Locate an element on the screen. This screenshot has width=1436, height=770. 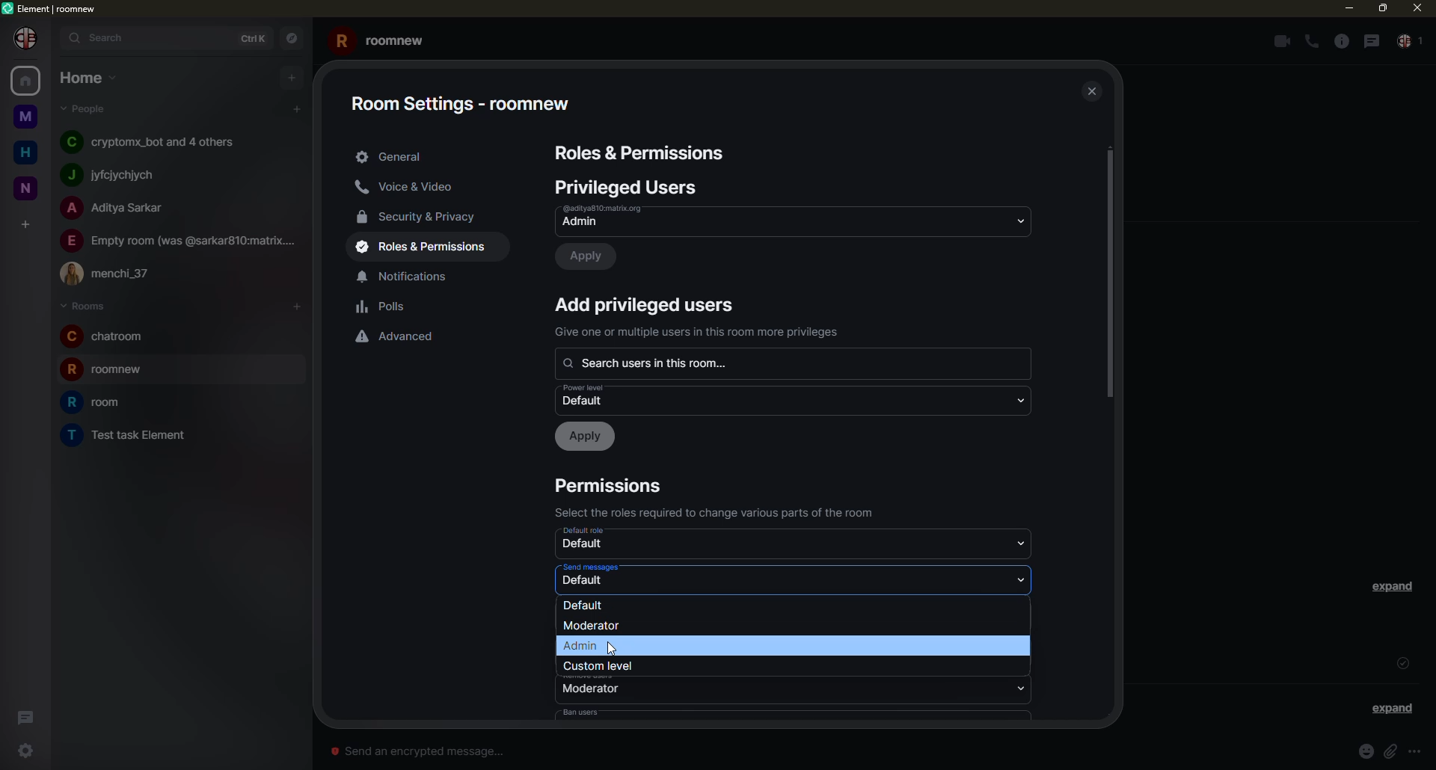
polls is located at coordinates (384, 307).